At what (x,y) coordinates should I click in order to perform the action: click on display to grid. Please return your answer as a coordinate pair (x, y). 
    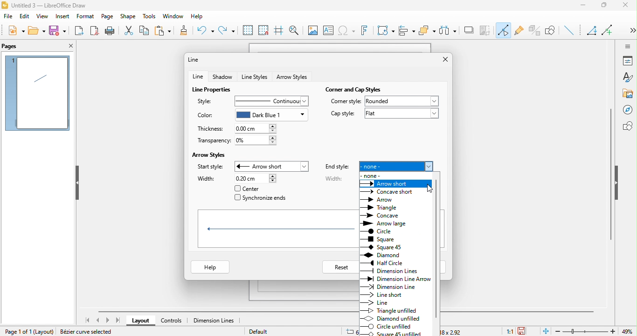
    Looking at the image, I should click on (247, 30).